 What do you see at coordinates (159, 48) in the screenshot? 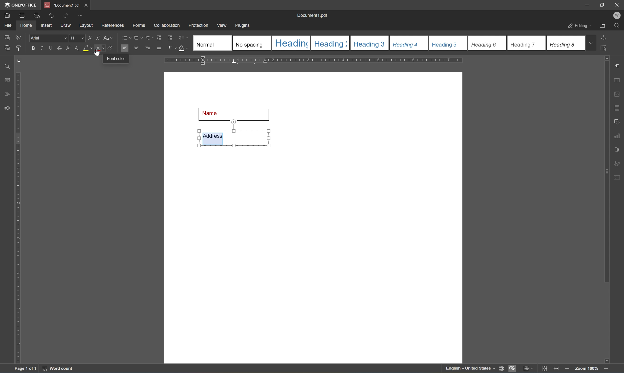
I see `justified` at bounding box center [159, 48].